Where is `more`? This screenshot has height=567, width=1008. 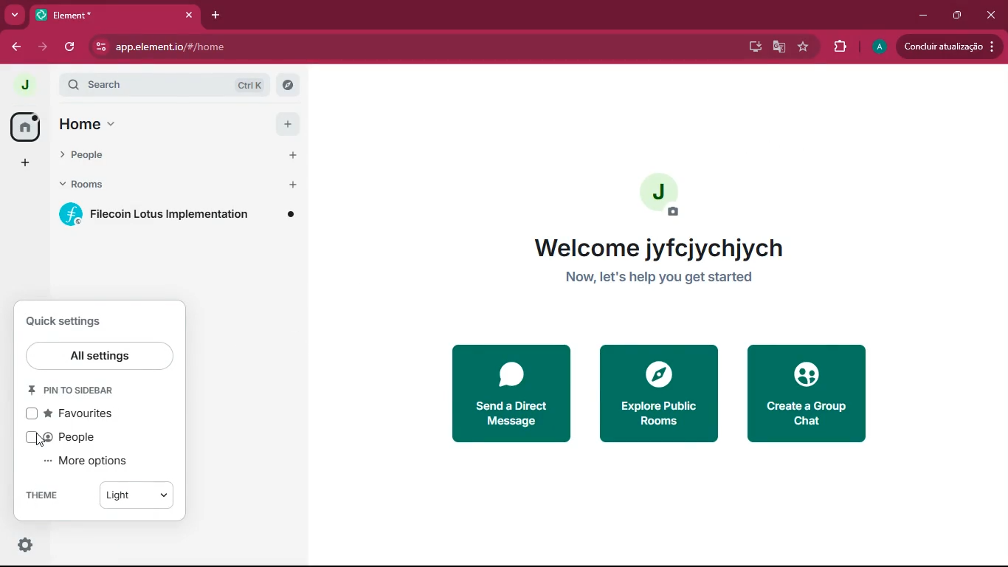
more is located at coordinates (25, 162).